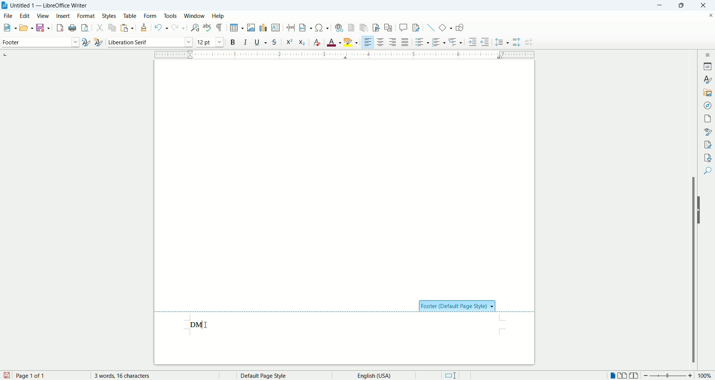  I want to click on manage changes, so click(708, 145).